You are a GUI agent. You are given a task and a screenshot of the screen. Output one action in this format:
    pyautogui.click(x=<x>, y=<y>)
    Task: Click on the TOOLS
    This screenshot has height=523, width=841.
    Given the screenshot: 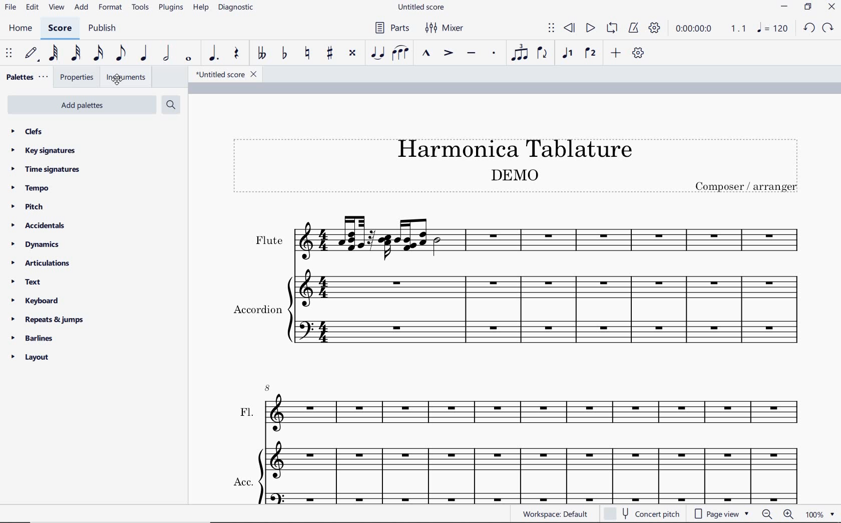 What is the action you would take?
    pyautogui.click(x=141, y=8)
    